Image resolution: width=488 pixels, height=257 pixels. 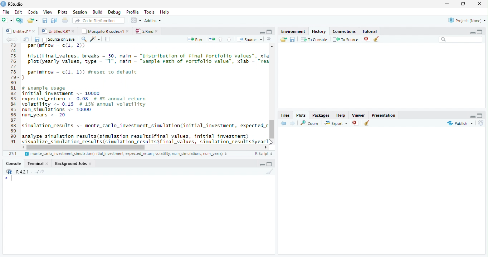 I want to click on , so click(x=262, y=32).